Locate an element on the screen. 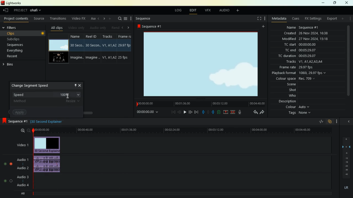 Image resolution: width=353 pixels, height=198 pixels. back is located at coordinates (254, 112).